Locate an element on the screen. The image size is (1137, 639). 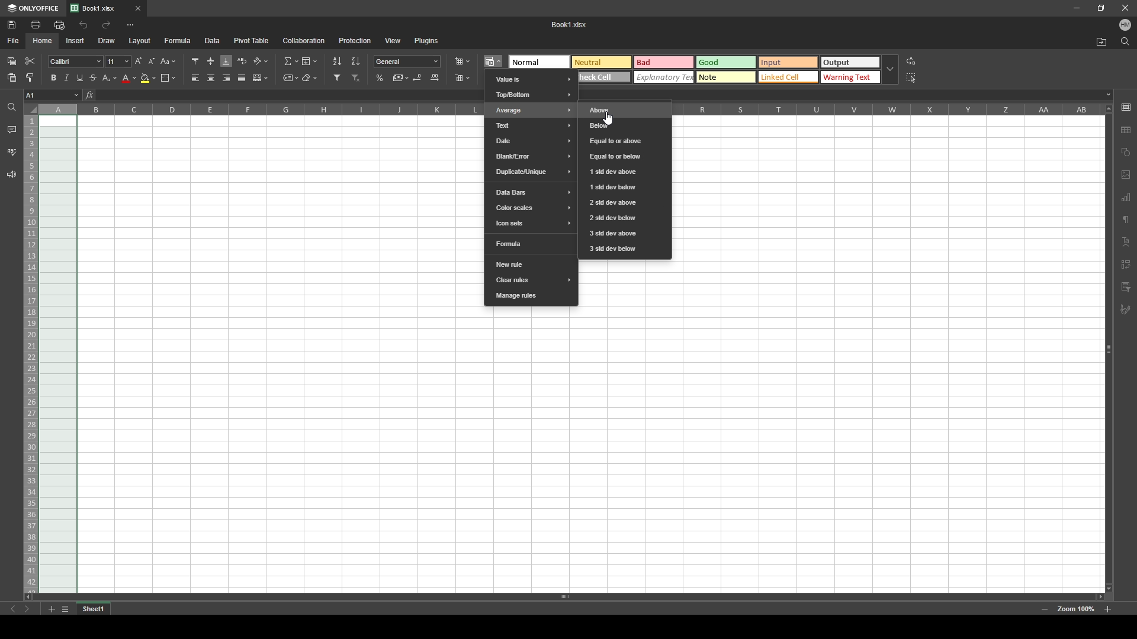
find is located at coordinates (1125, 42).